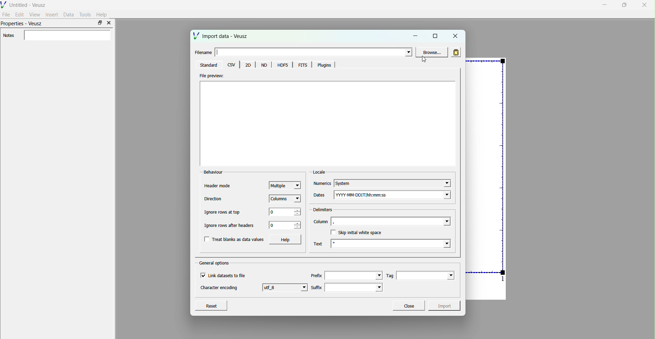 The image size is (655, 339). I want to click on enter file name field, so click(315, 53).